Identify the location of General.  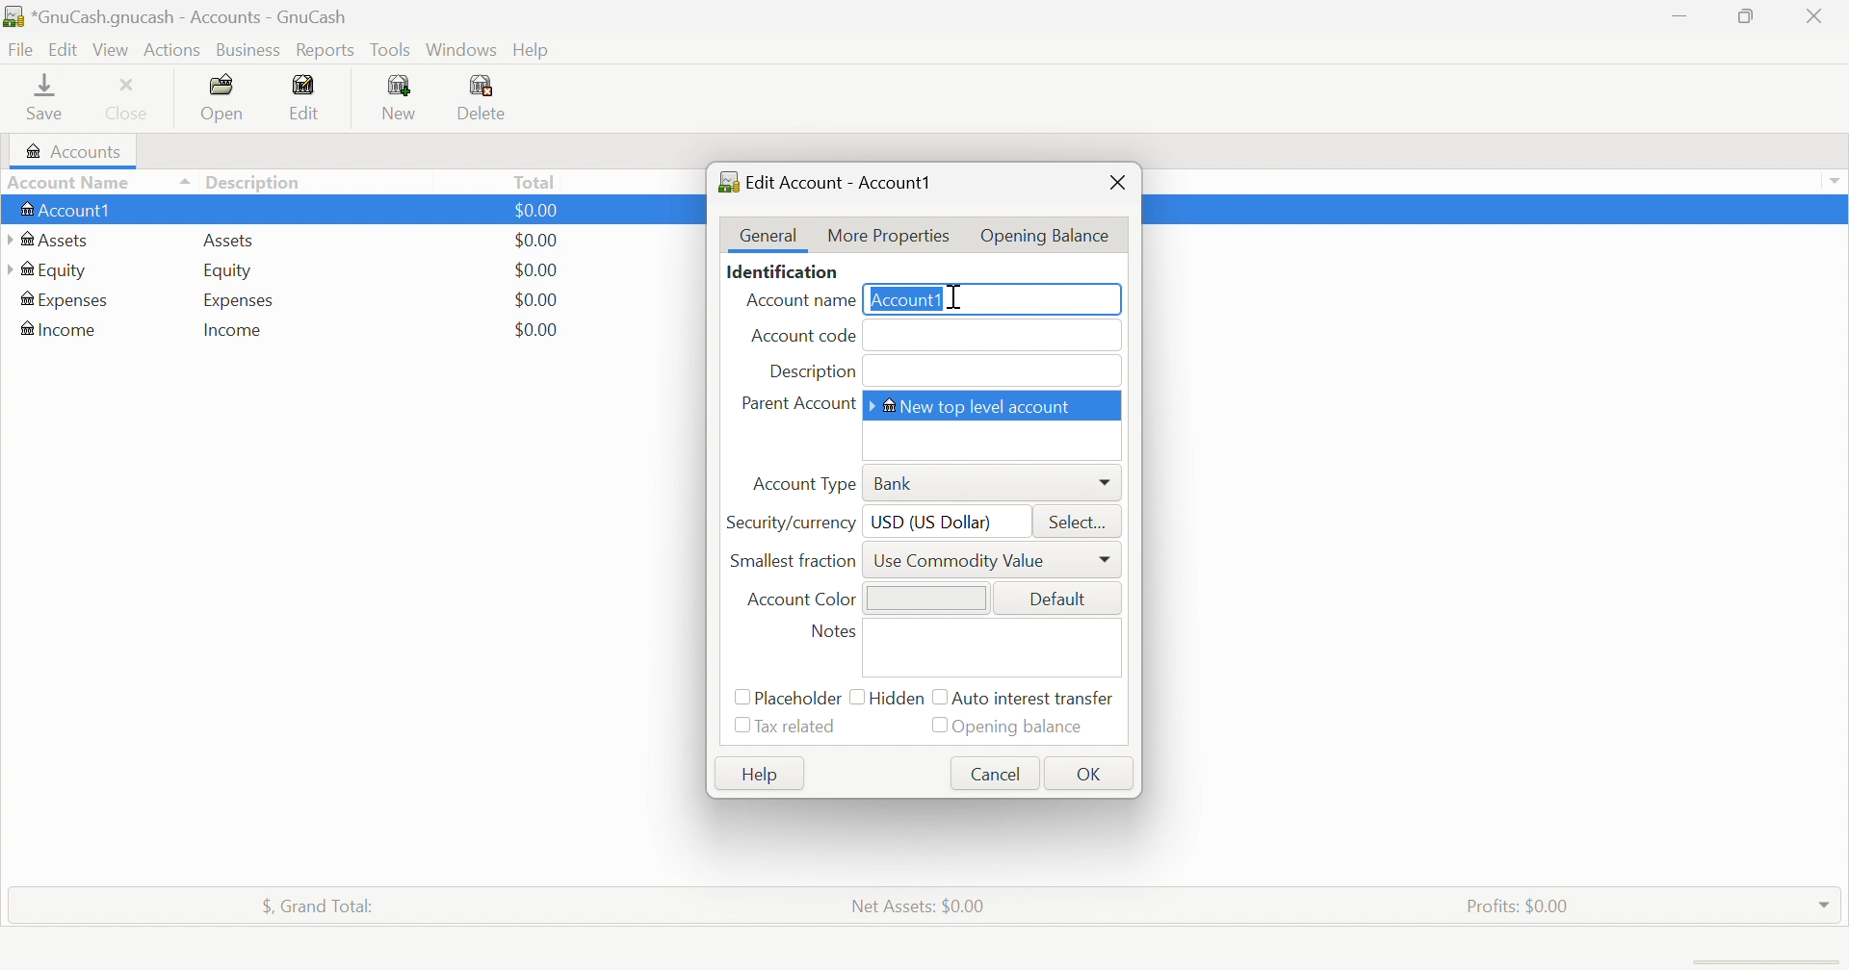
(769, 235).